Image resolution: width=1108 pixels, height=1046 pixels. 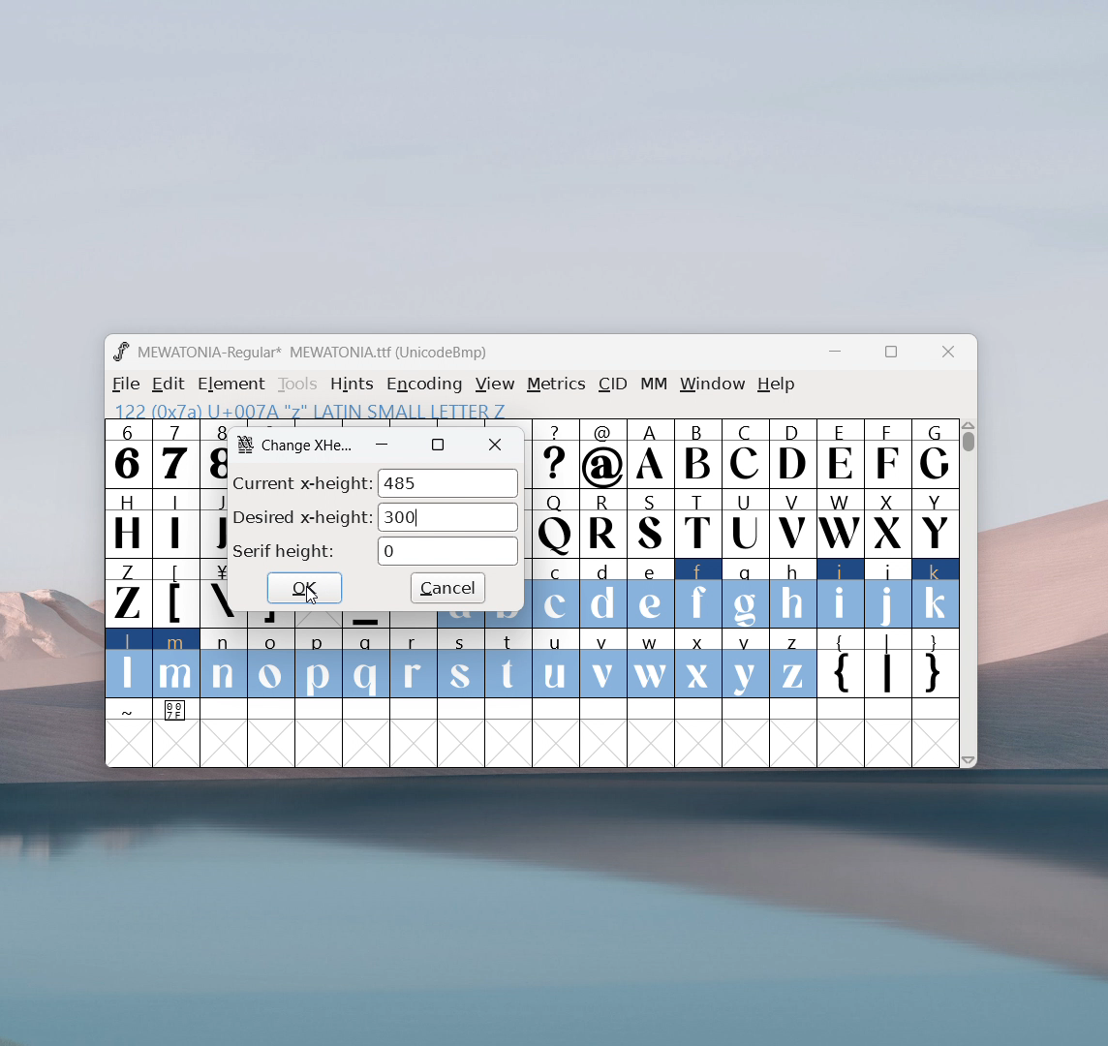 What do you see at coordinates (215, 594) in the screenshot?
I see `\` at bounding box center [215, 594].